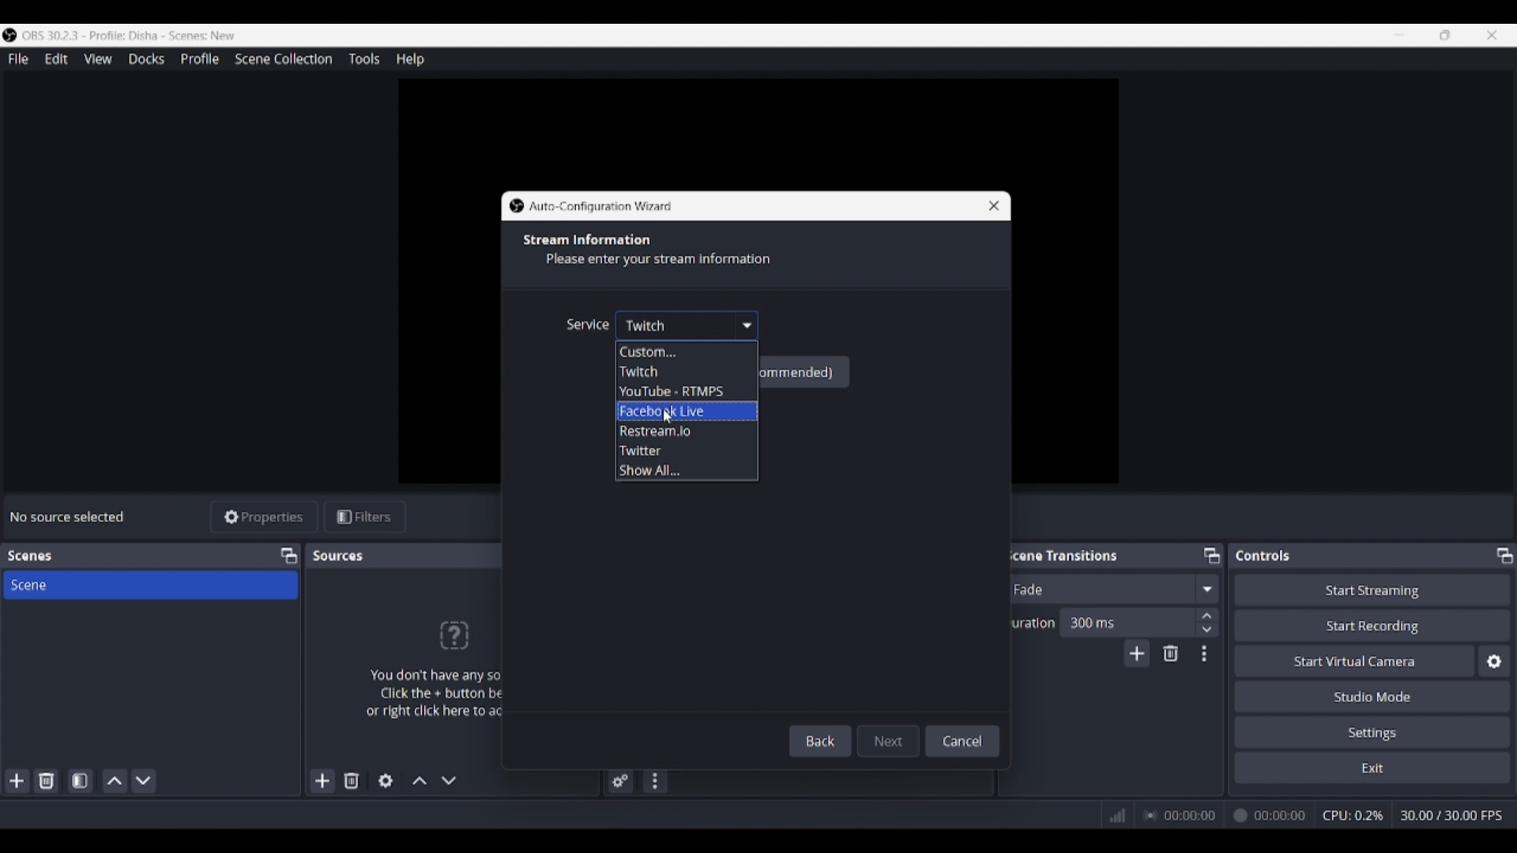  I want to click on Network, so click(1112, 814).